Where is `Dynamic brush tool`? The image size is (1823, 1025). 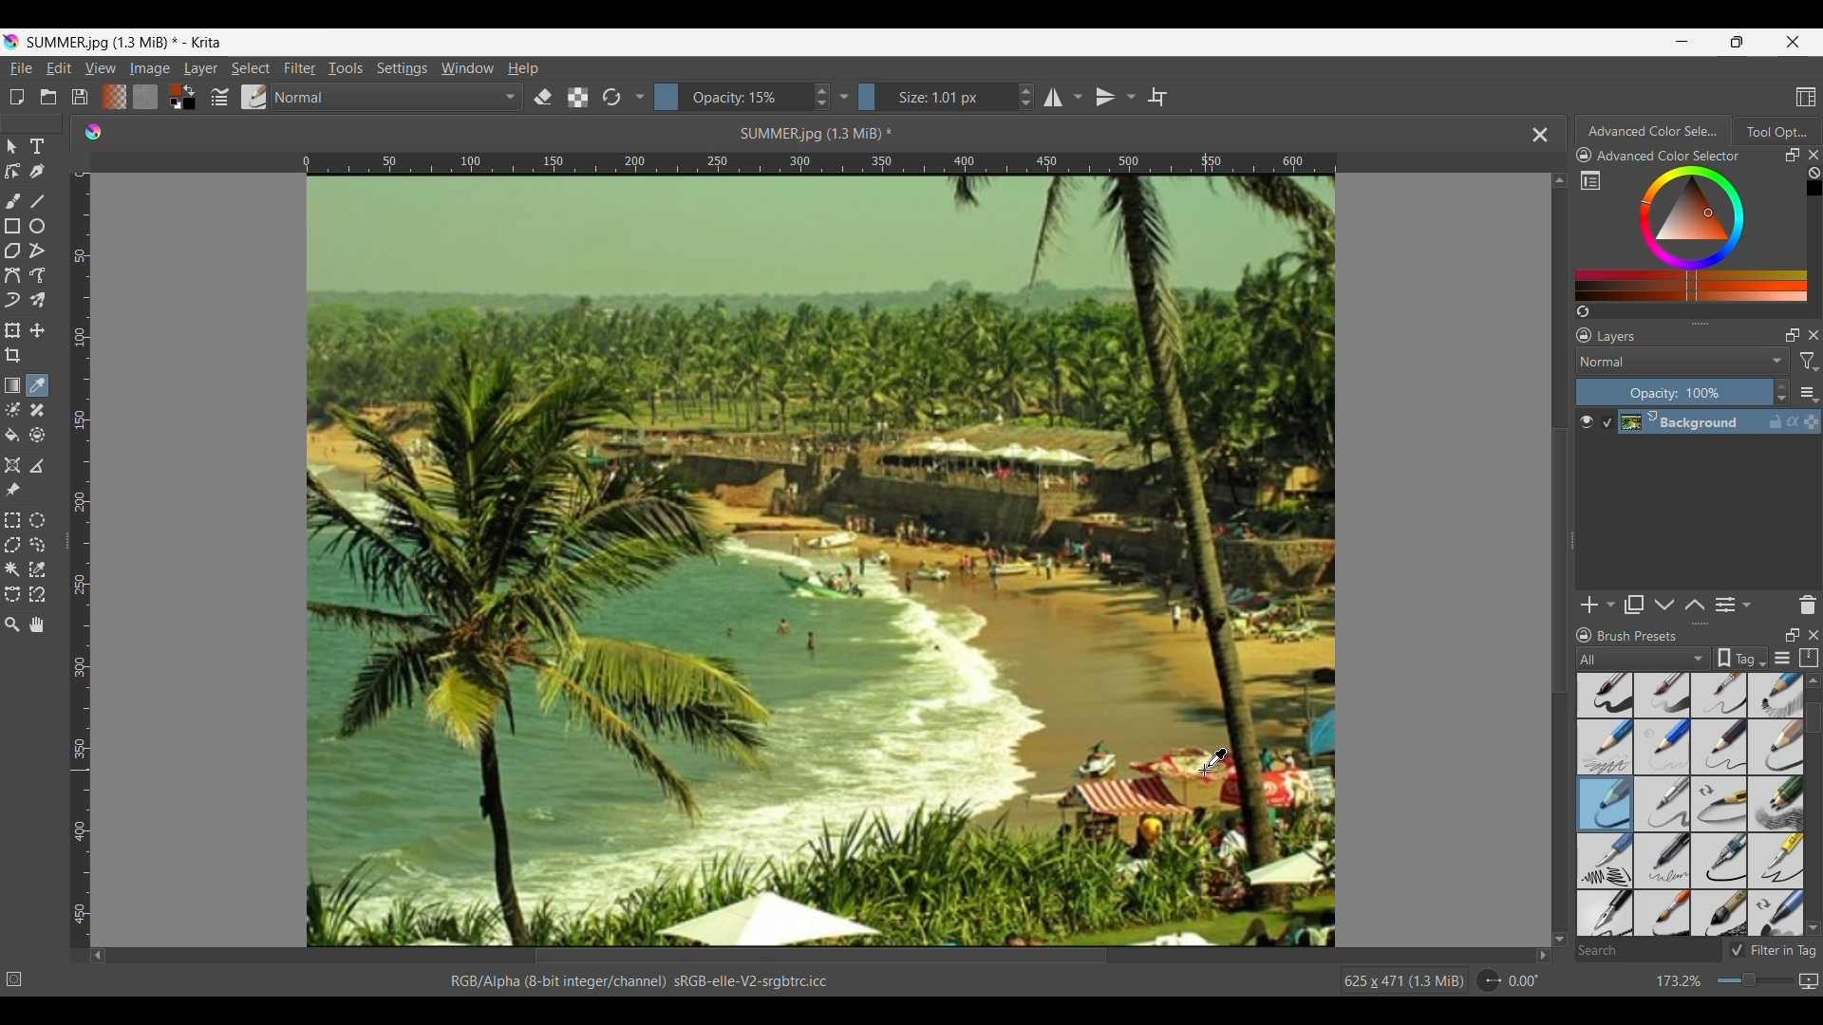
Dynamic brush tool is located at coordinates (12, 301).